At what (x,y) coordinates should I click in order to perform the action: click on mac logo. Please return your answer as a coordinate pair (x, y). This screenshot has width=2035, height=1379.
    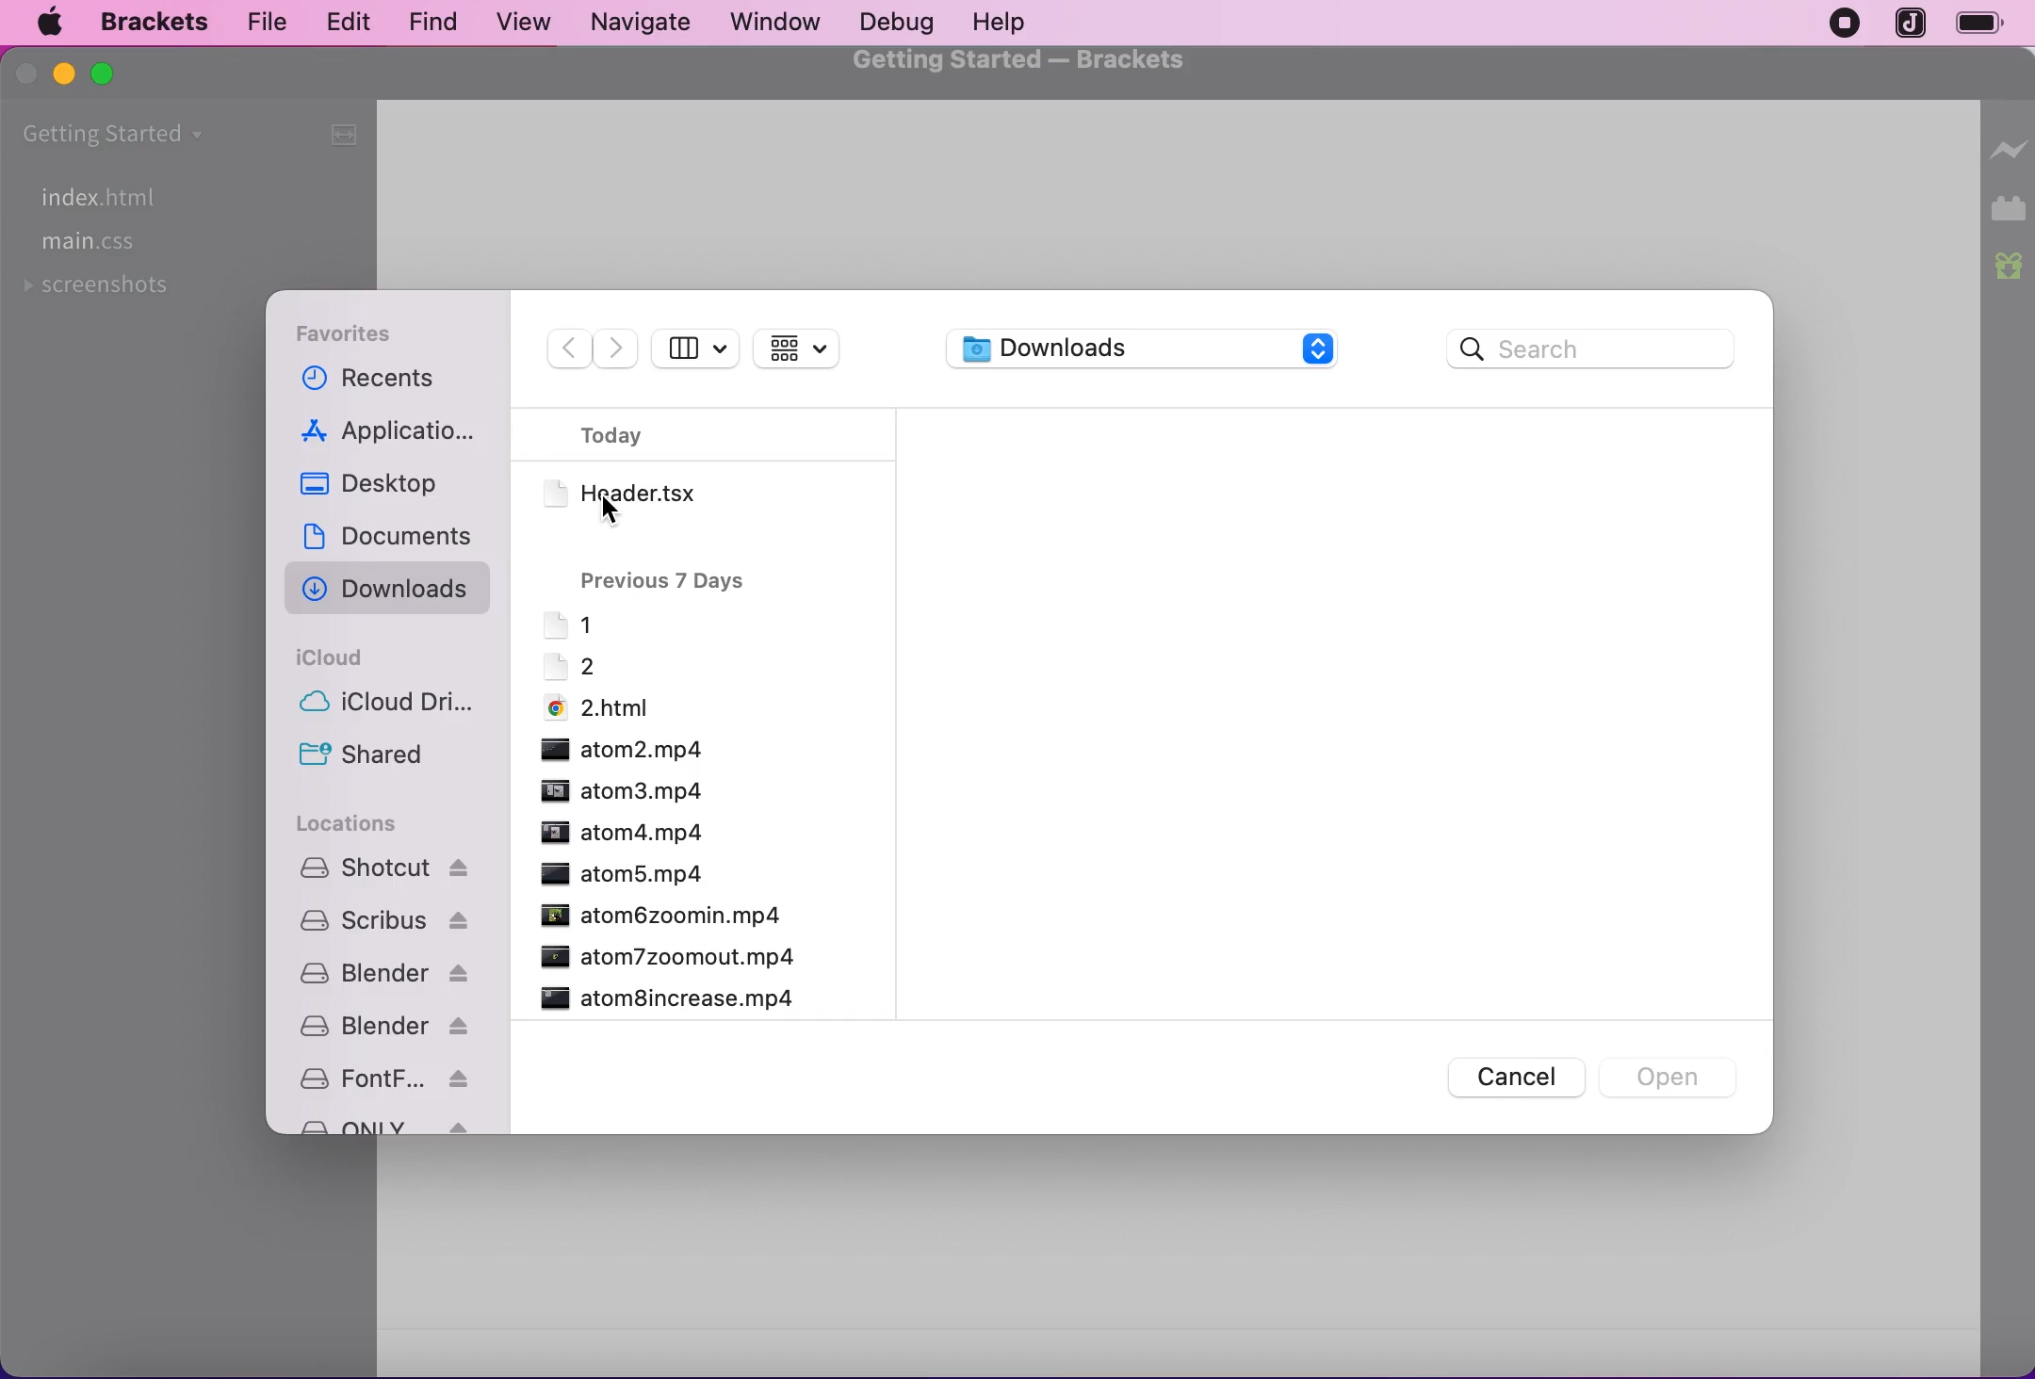
    Looking at the image, I should click on (47, 24).